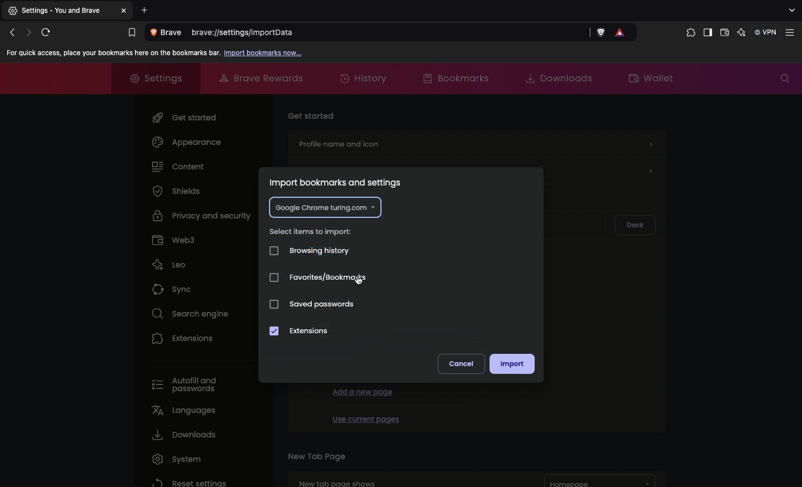  What do you see at coordinates (707, 33) in the screenshot?
I see `Sidebar` at bounding box center [707, 33].